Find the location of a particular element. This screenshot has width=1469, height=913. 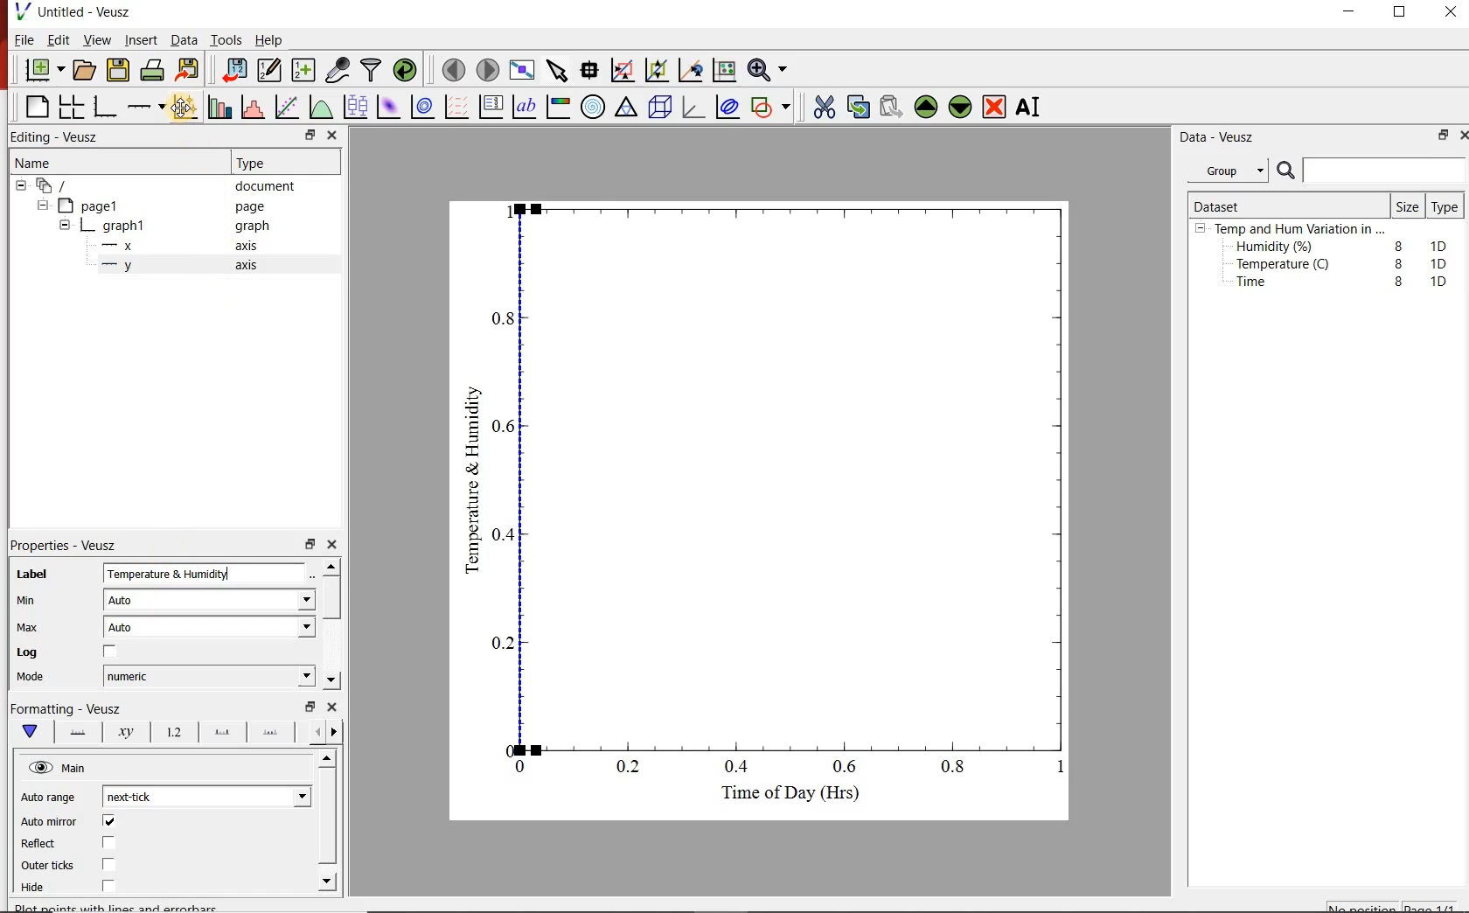

0.6 is located at coordinates (506, 430).